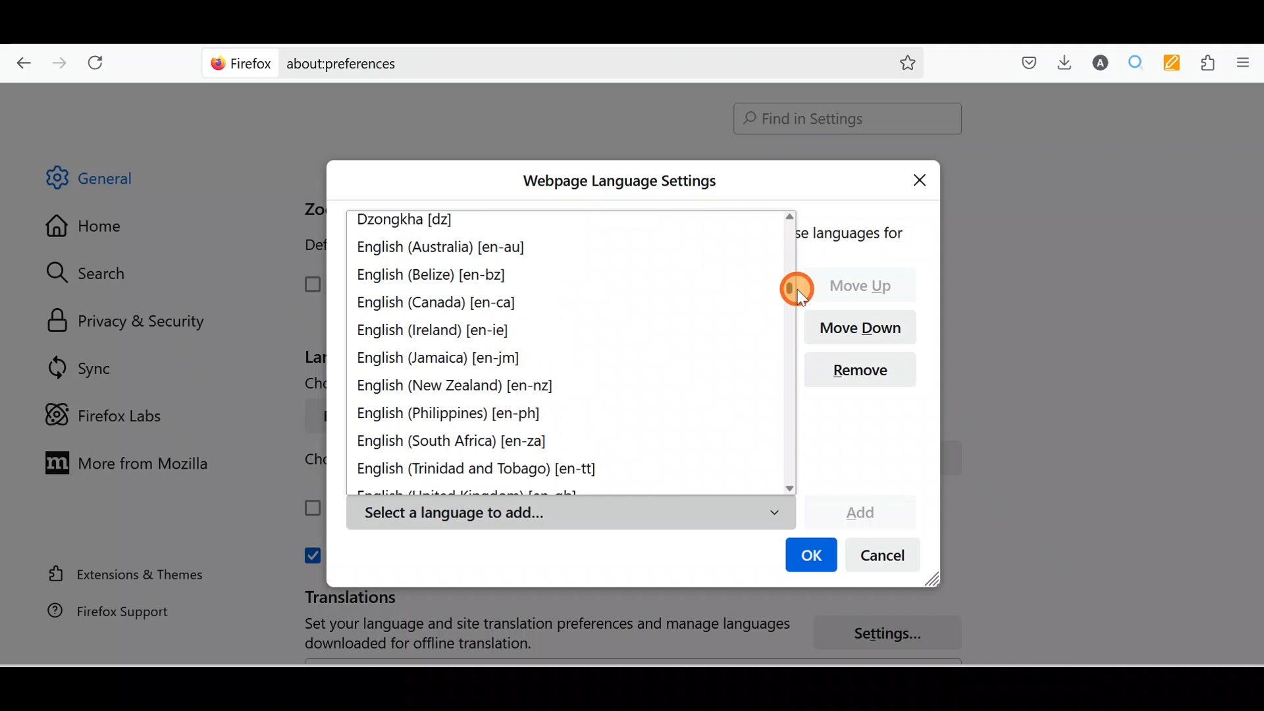 The height and width of the screenshot is (711, 1264). What do you see at coordinates (795, 289) in the screenshot?
I see `cursor` at bounding box center [795, 289].